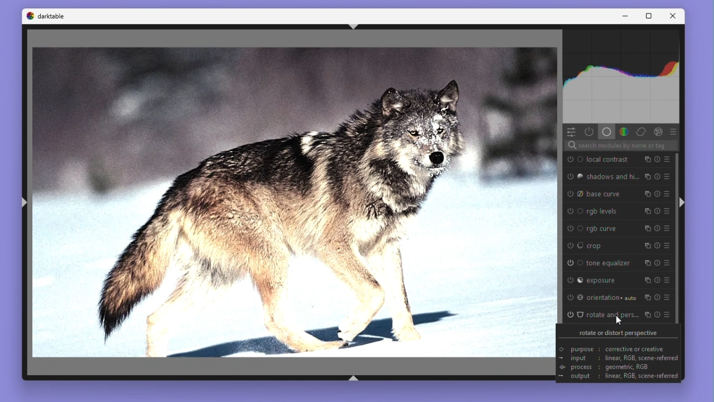 This screenshot has width=714, height=402. I want to click on Shadows And highlights, so click(618, 175).